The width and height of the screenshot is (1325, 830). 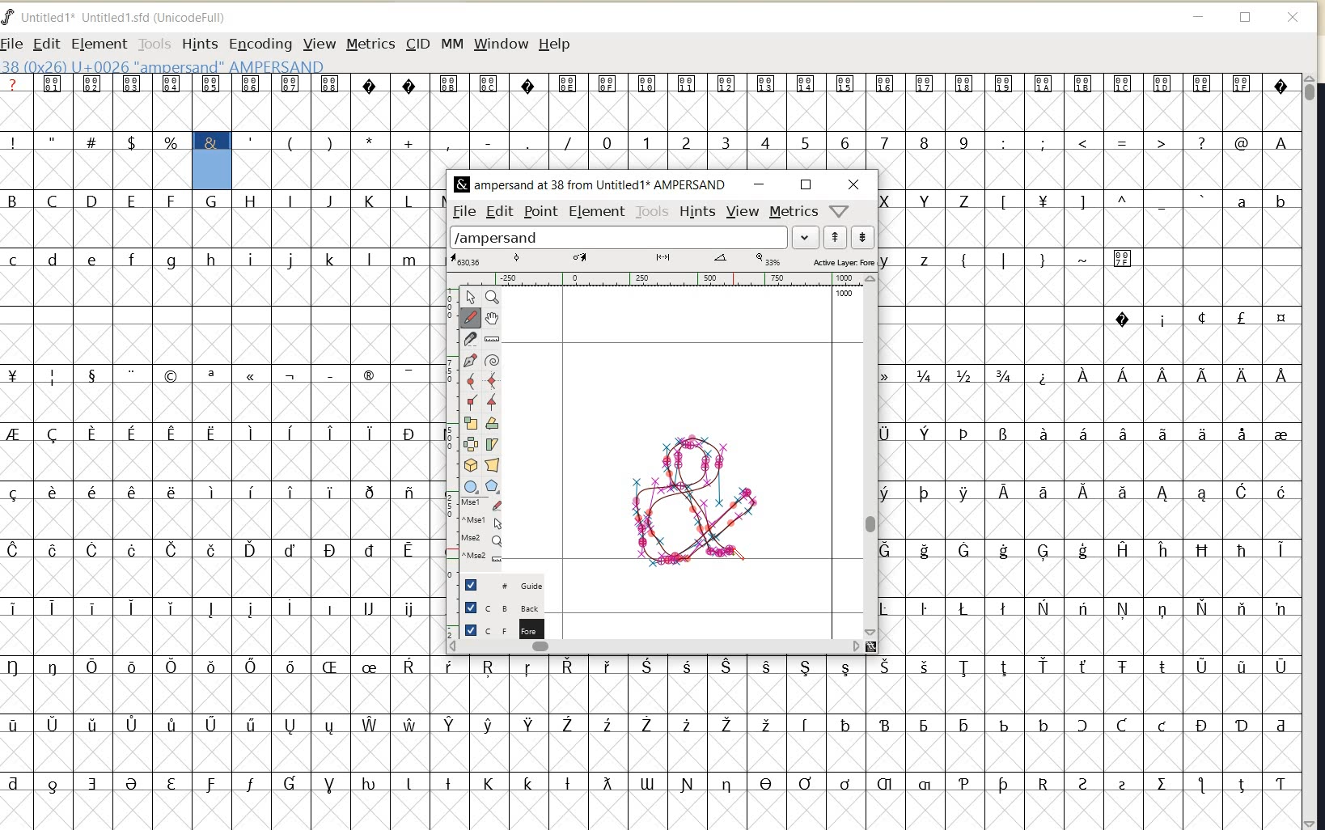 I want to click on EDIT, so click(x=44, y=43).